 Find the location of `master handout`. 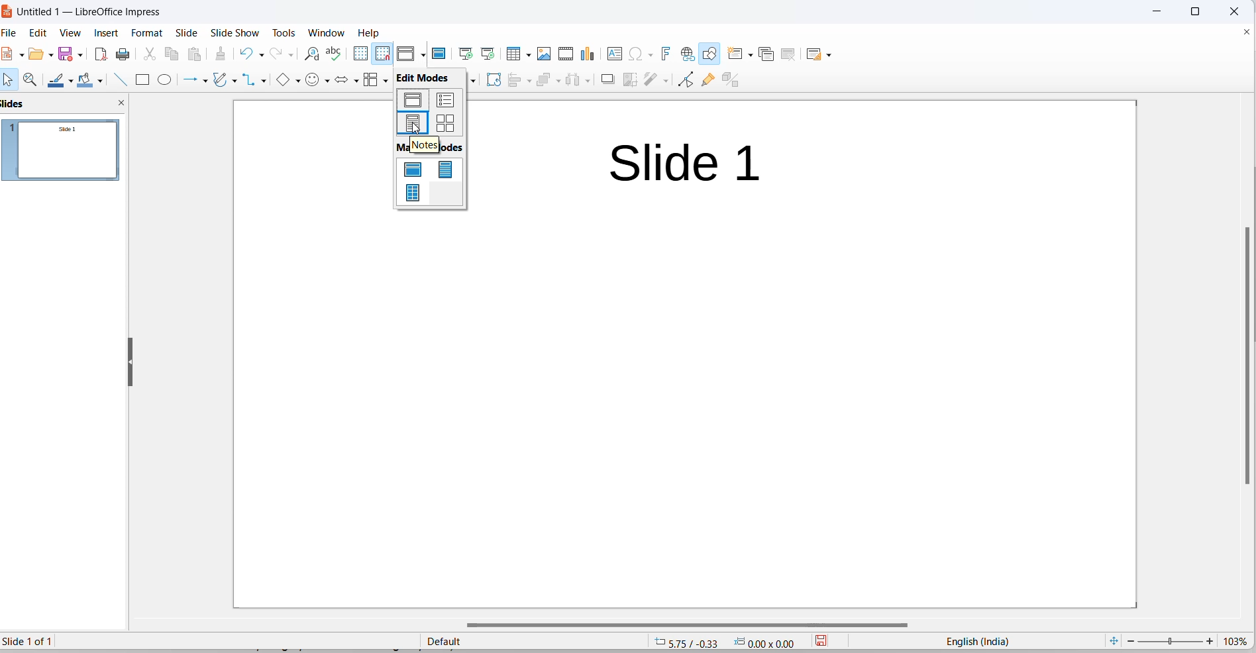

master handout is located at coordinates (412, 193).